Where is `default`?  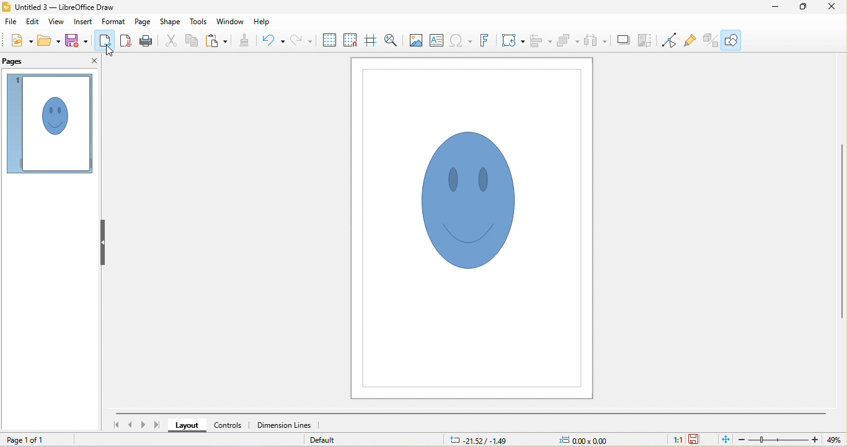 default is located at coordinates (321, 437).